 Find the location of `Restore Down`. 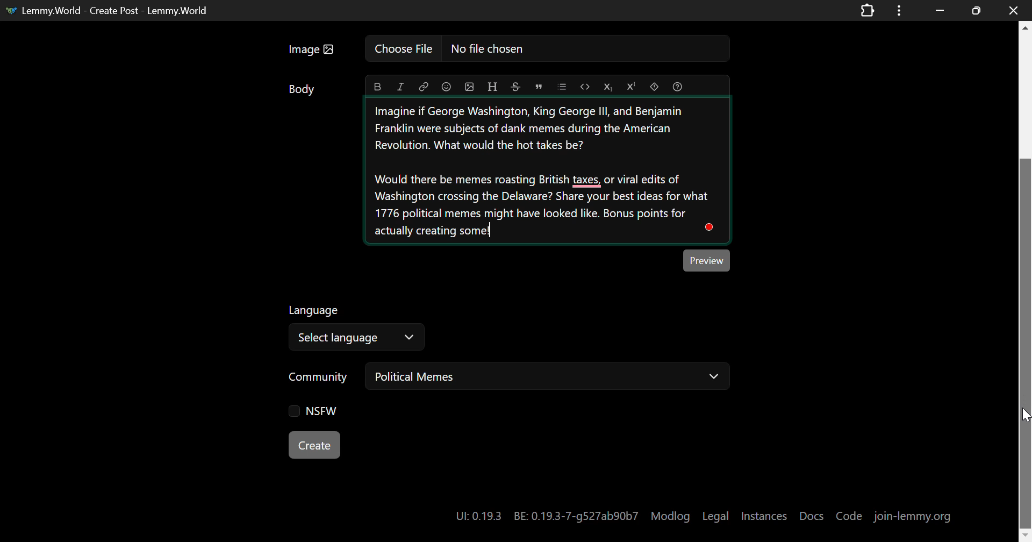

Restore Down is located at coordinates (938, 10).